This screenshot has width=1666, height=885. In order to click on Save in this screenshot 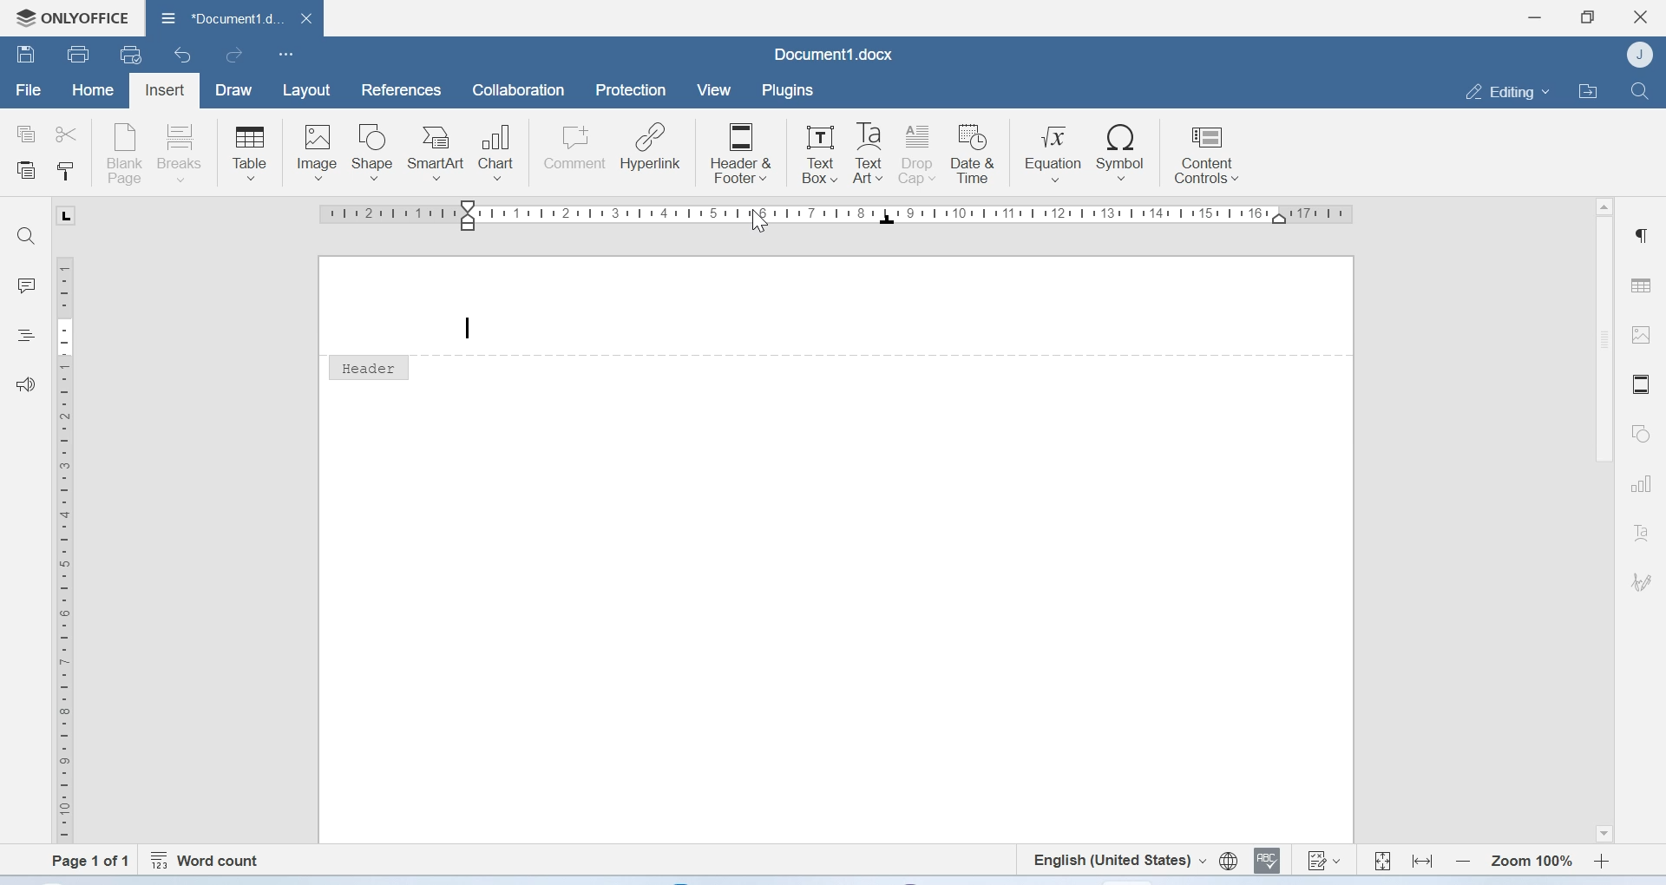, I will do `click(26, 56)`.